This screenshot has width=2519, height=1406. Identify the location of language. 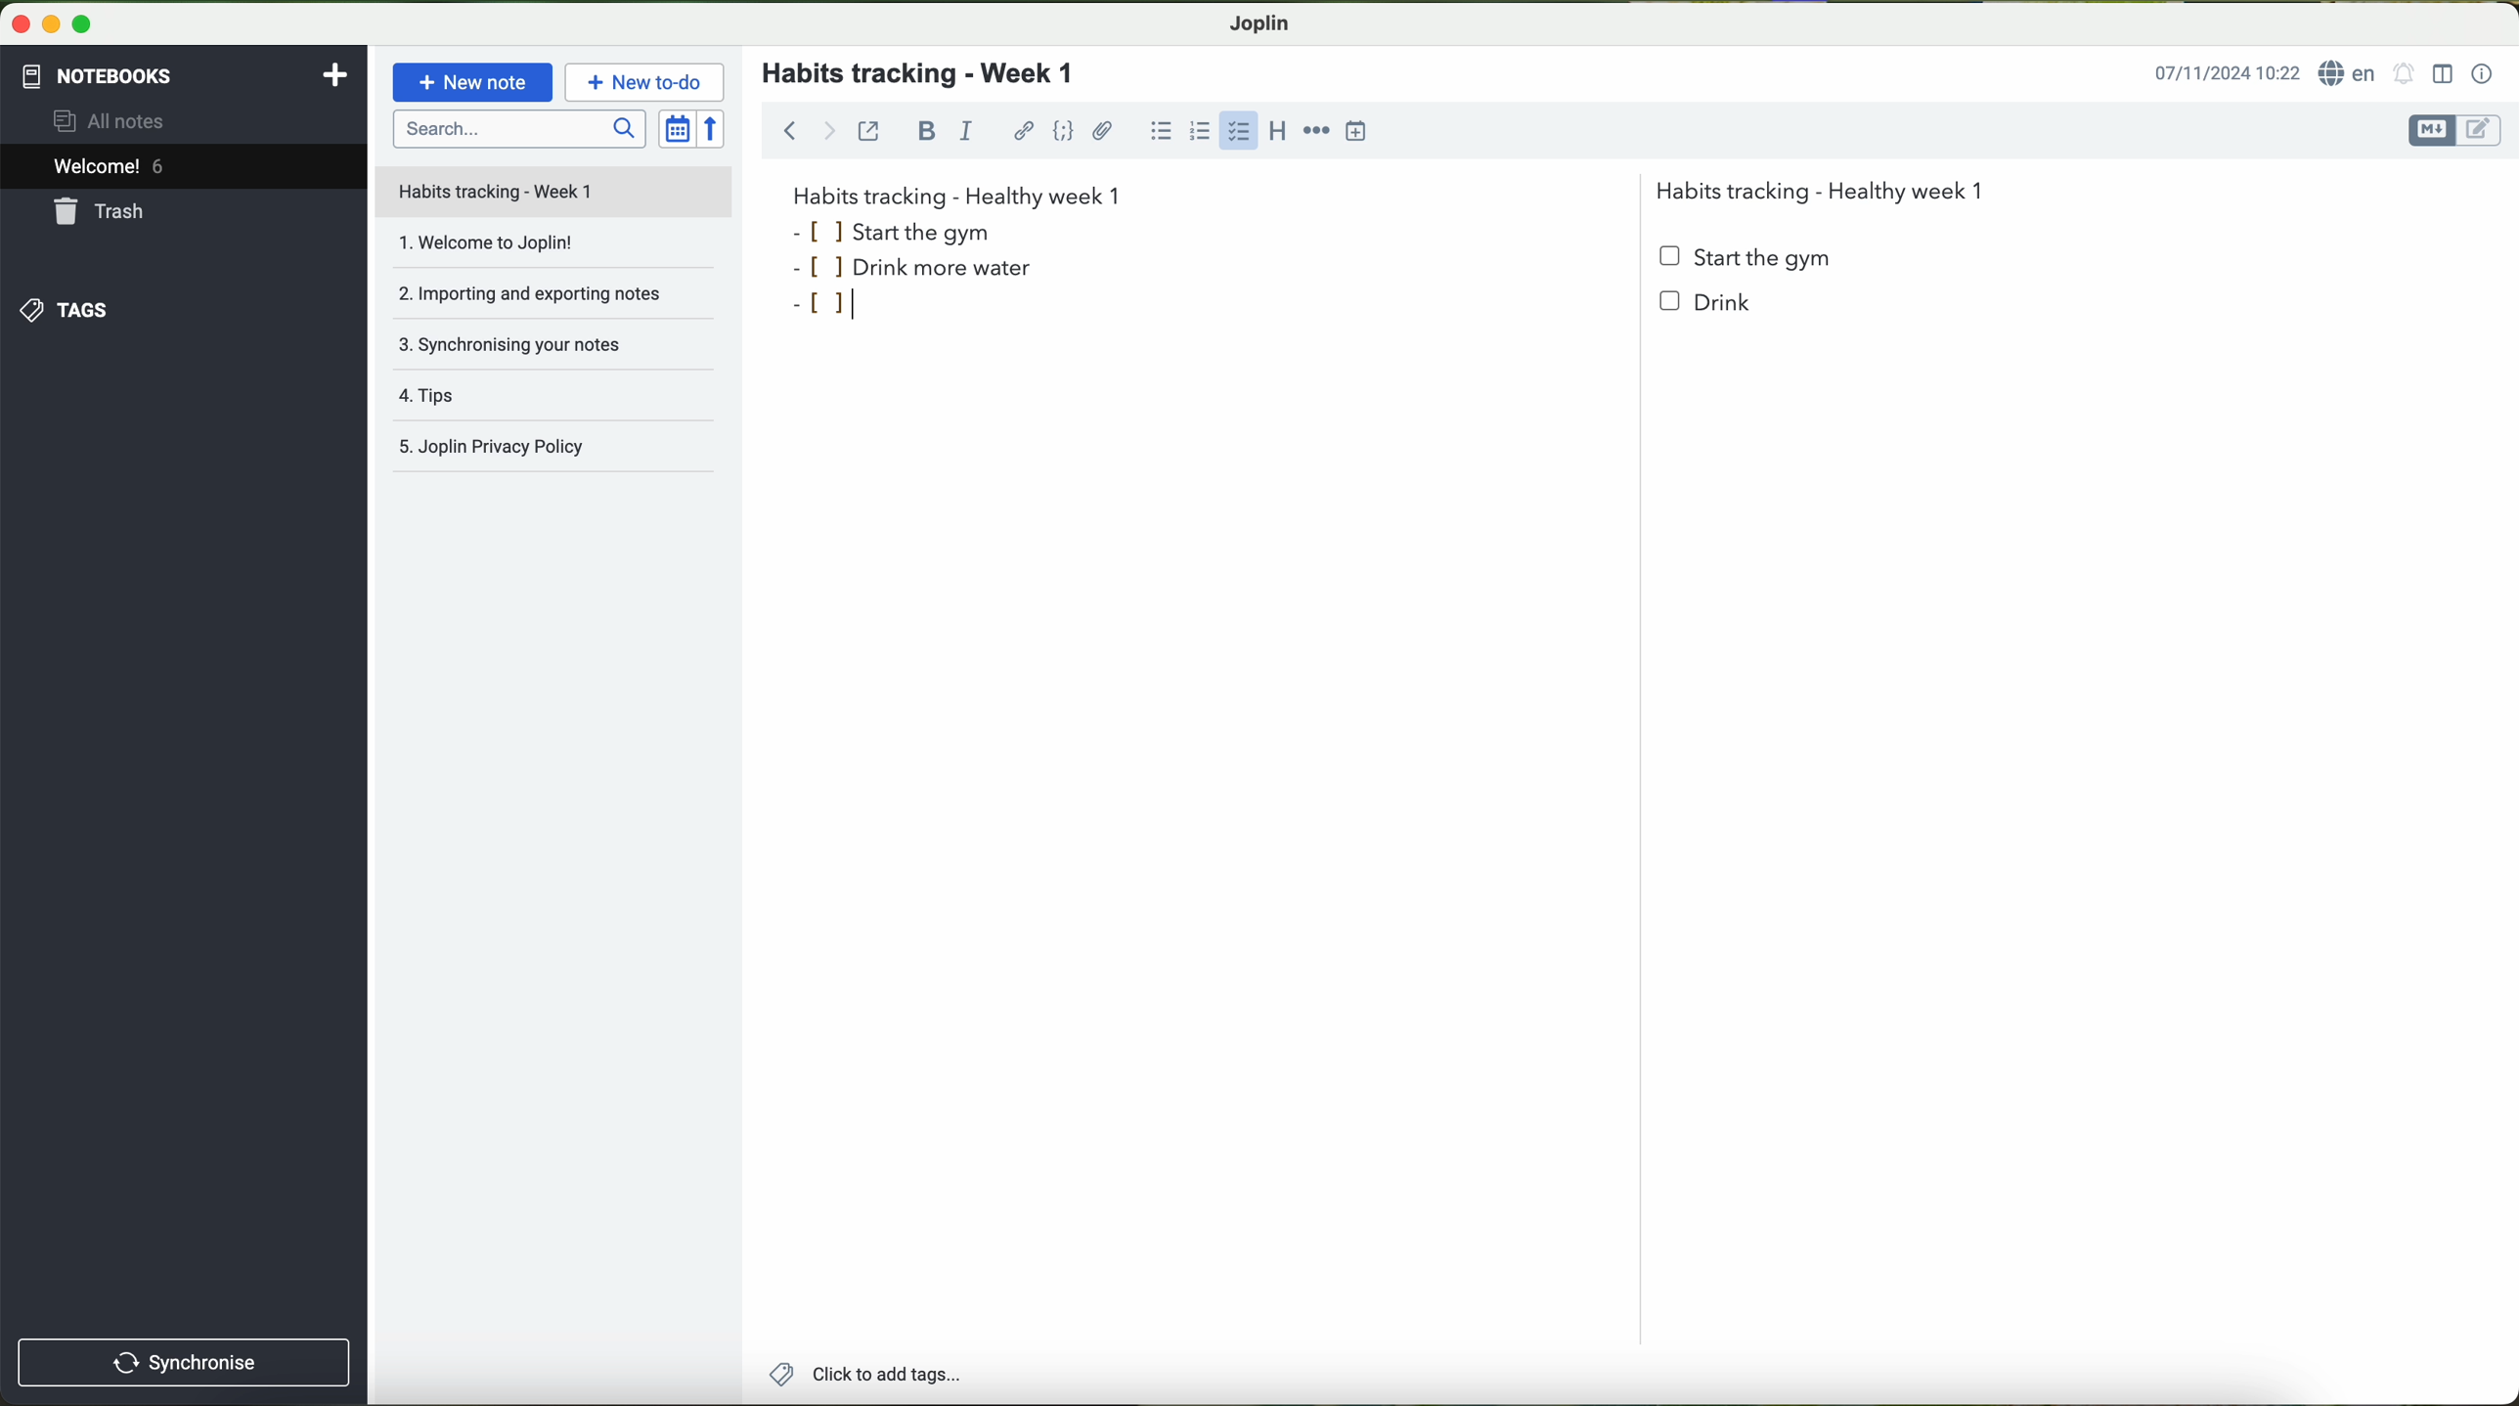
(2349, 72).